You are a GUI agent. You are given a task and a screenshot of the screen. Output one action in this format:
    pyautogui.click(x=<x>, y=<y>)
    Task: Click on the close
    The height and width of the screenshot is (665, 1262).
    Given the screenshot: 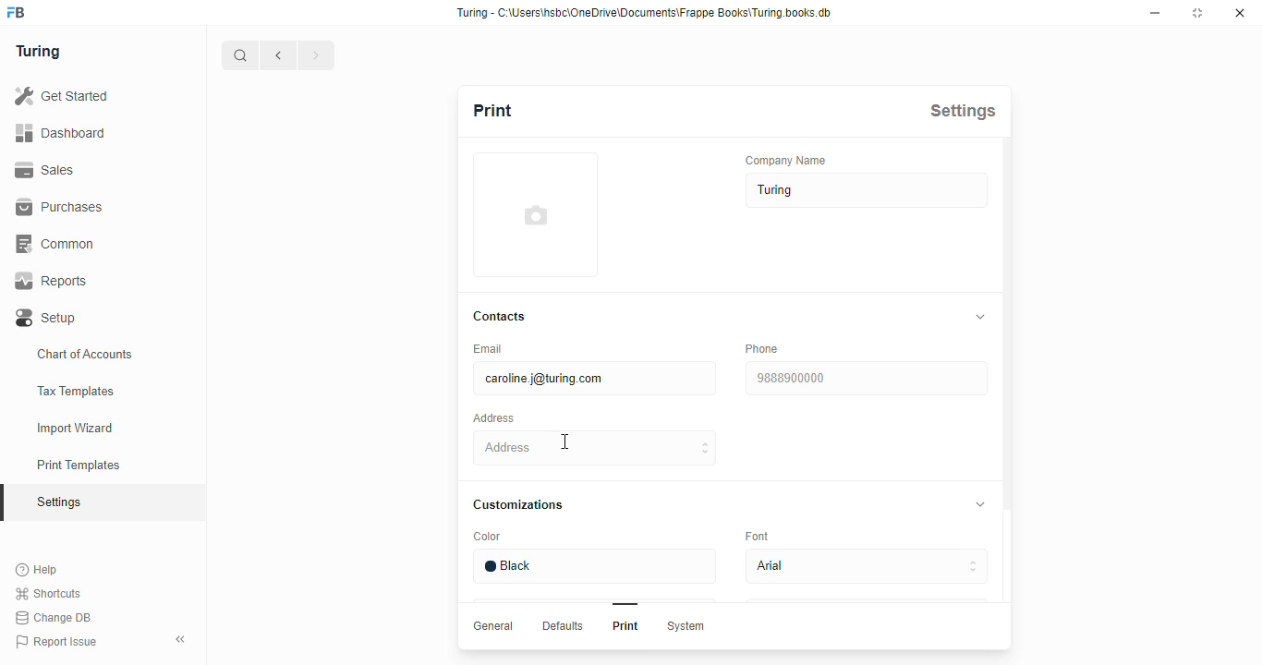 What is the action you would take?
    pyautogui.click(x=1240, y=13)
    